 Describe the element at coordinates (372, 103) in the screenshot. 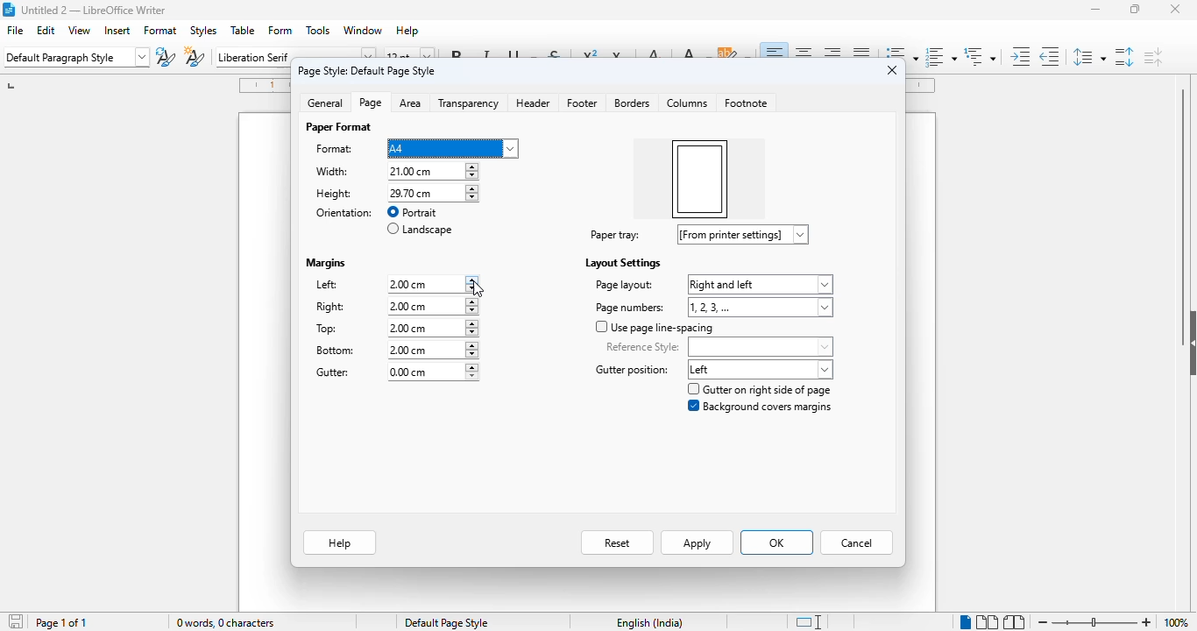

I see `page` at that location.